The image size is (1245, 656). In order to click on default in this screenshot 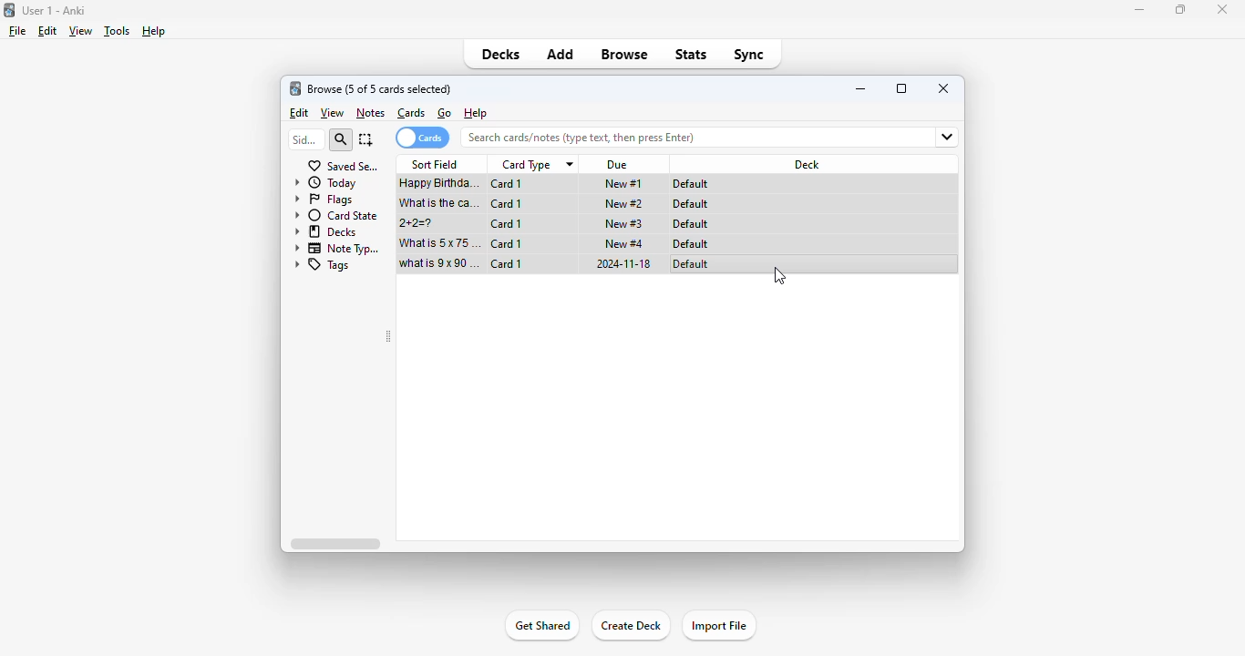, I will do `click(691, 244)`.